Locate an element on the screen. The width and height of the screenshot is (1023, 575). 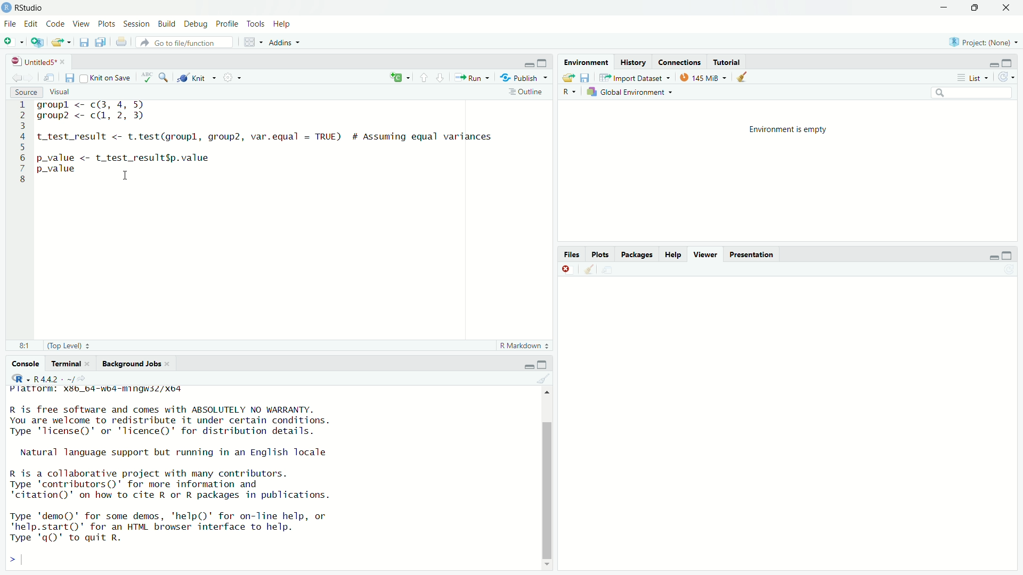
Environment is empty is located at coordinates (787, 171).